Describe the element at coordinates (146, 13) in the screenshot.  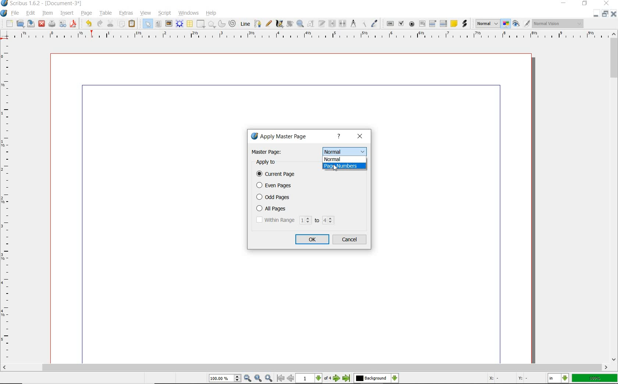
I see `view` at that location.